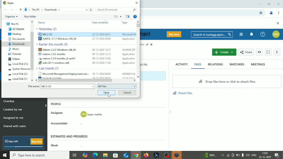 The height and width of the screenshot is (159, 283). What do you see at coordinates (277, 34) in the screenshot?
I see `Account` at bounding box center [277, 34].